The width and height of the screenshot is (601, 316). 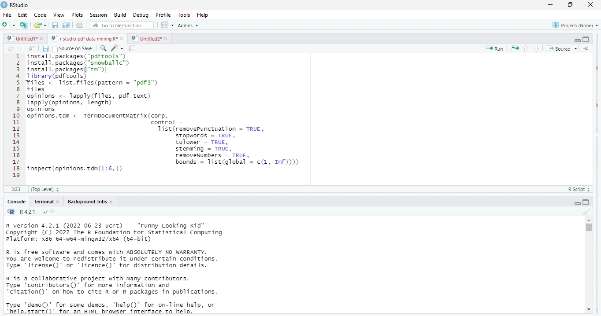 What do you see at coordinates (28, 84) in the screenshot?
I see `cursor ` at bounding box center [28, 84].